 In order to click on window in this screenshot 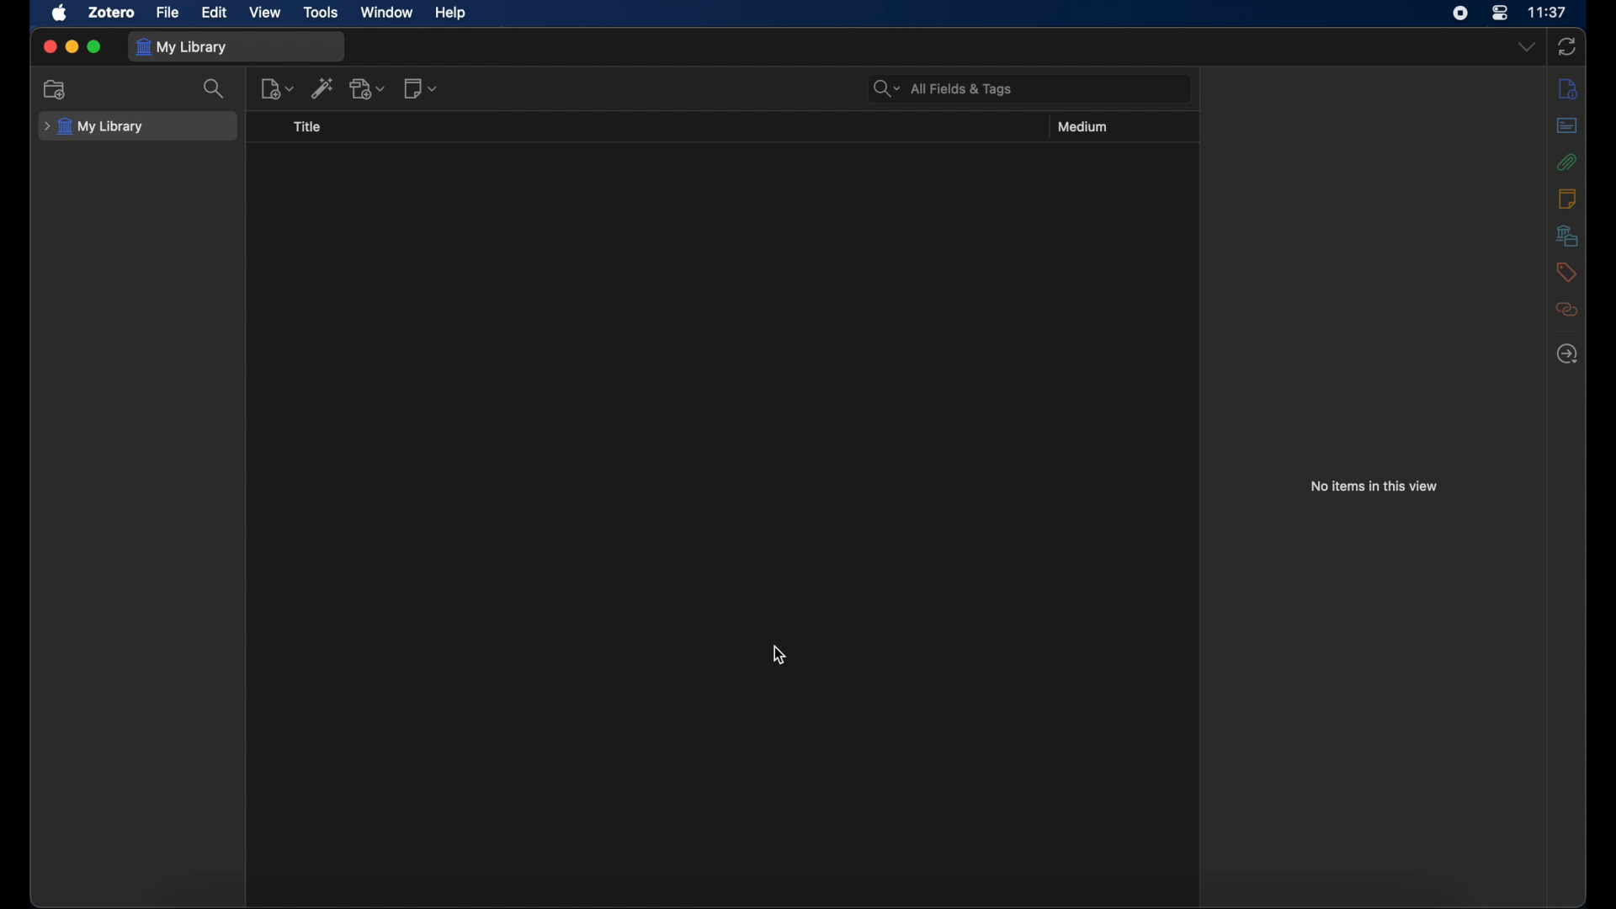, I will do `click(387, 11)`.